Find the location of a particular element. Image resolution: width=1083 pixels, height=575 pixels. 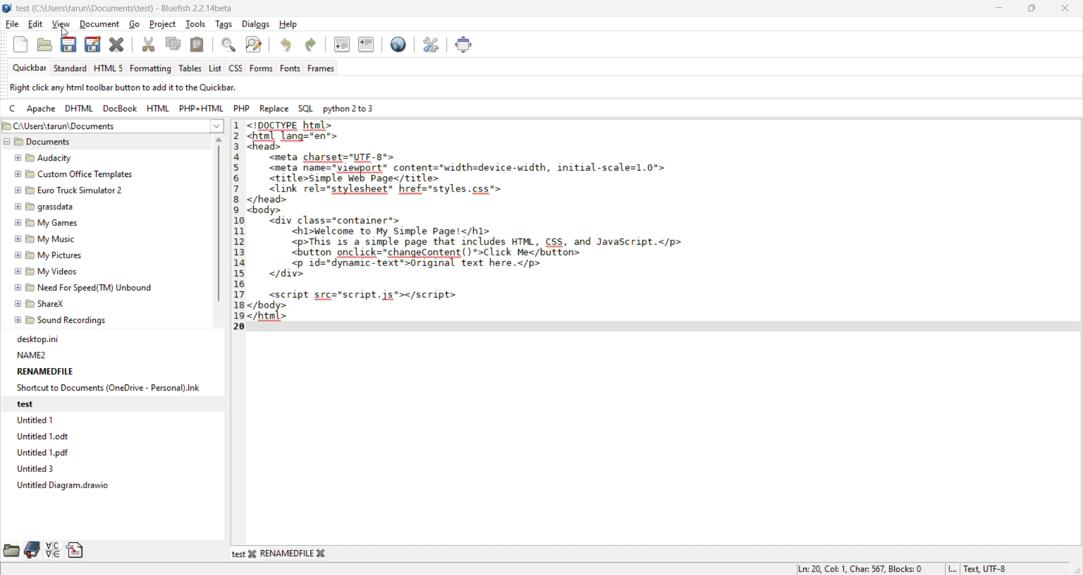

new is located at coordinates (22, 44).